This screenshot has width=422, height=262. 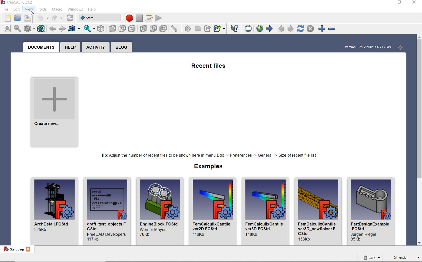 I want to click on WHAT'S THIS, so click(x=234, y=29).